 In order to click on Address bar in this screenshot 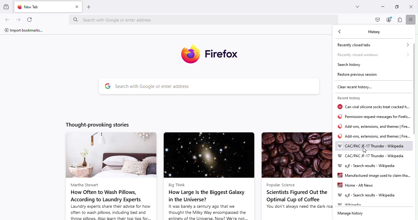, I will do `click(206, 19)`.